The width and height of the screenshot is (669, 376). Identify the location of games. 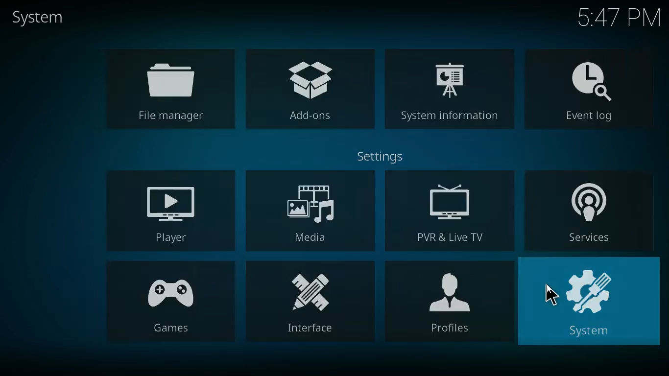
(172, 302).